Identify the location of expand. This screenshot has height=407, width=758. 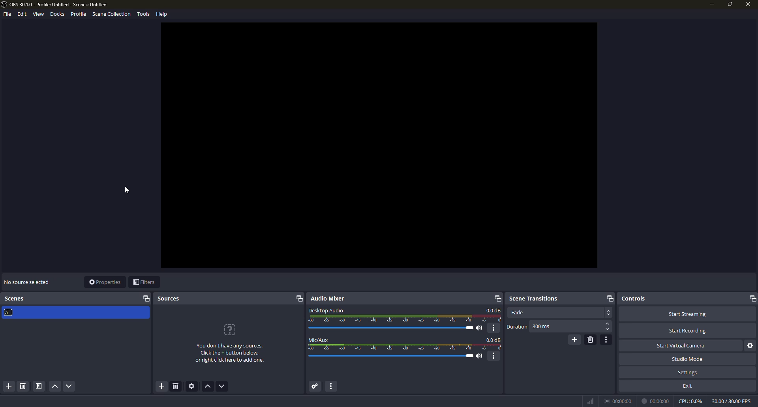
(298, 299).